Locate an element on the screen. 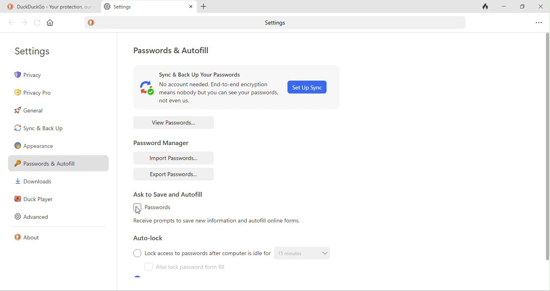 This screenshot has width=550, height=291. privacy pro is located at coordinates (33, 94).